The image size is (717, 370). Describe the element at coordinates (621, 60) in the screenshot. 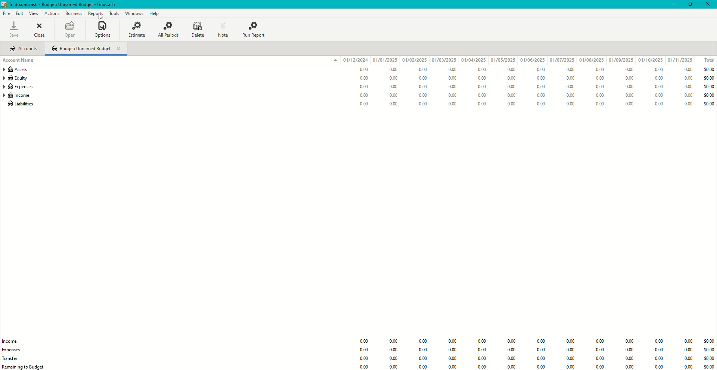

I see `01/09/2025` at that location.